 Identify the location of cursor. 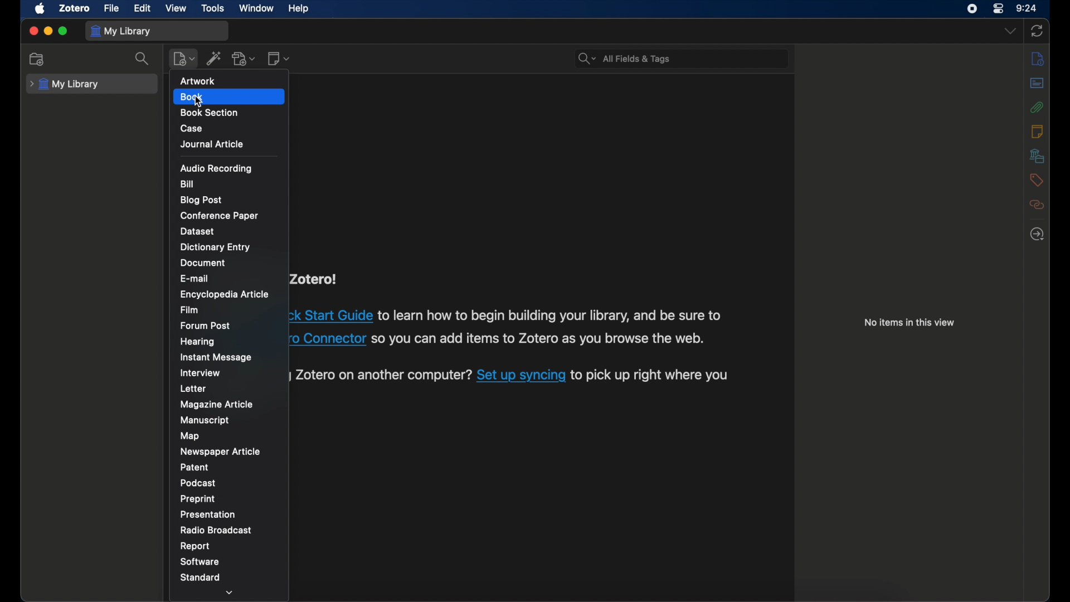
(198, 101).